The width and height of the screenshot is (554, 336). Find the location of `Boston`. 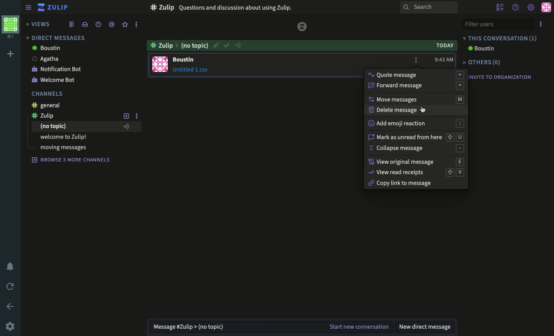

Boston is located at coordinates (480, 50).